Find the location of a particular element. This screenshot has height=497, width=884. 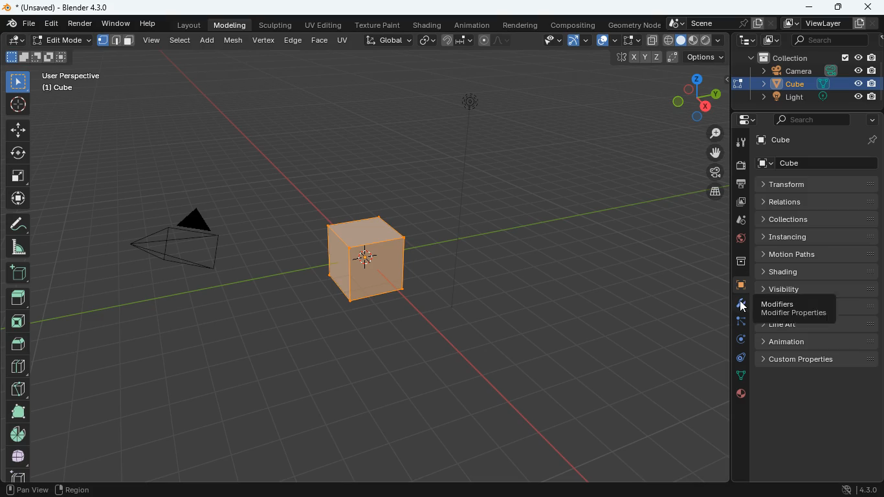

custom properties is located at coordinates (810, 359).